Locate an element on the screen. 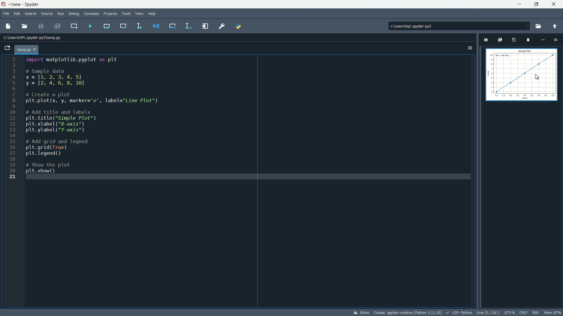 This screenshot has height=316, width=563. PYTHONPATH manager is located at coordinates (241, 26).